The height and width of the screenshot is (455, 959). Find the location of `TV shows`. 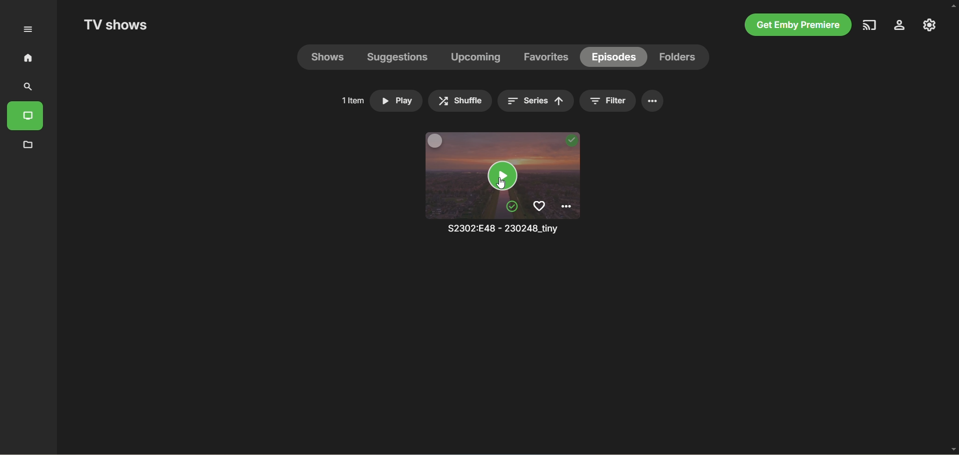

TV shows is located at coordinates (115, 24).